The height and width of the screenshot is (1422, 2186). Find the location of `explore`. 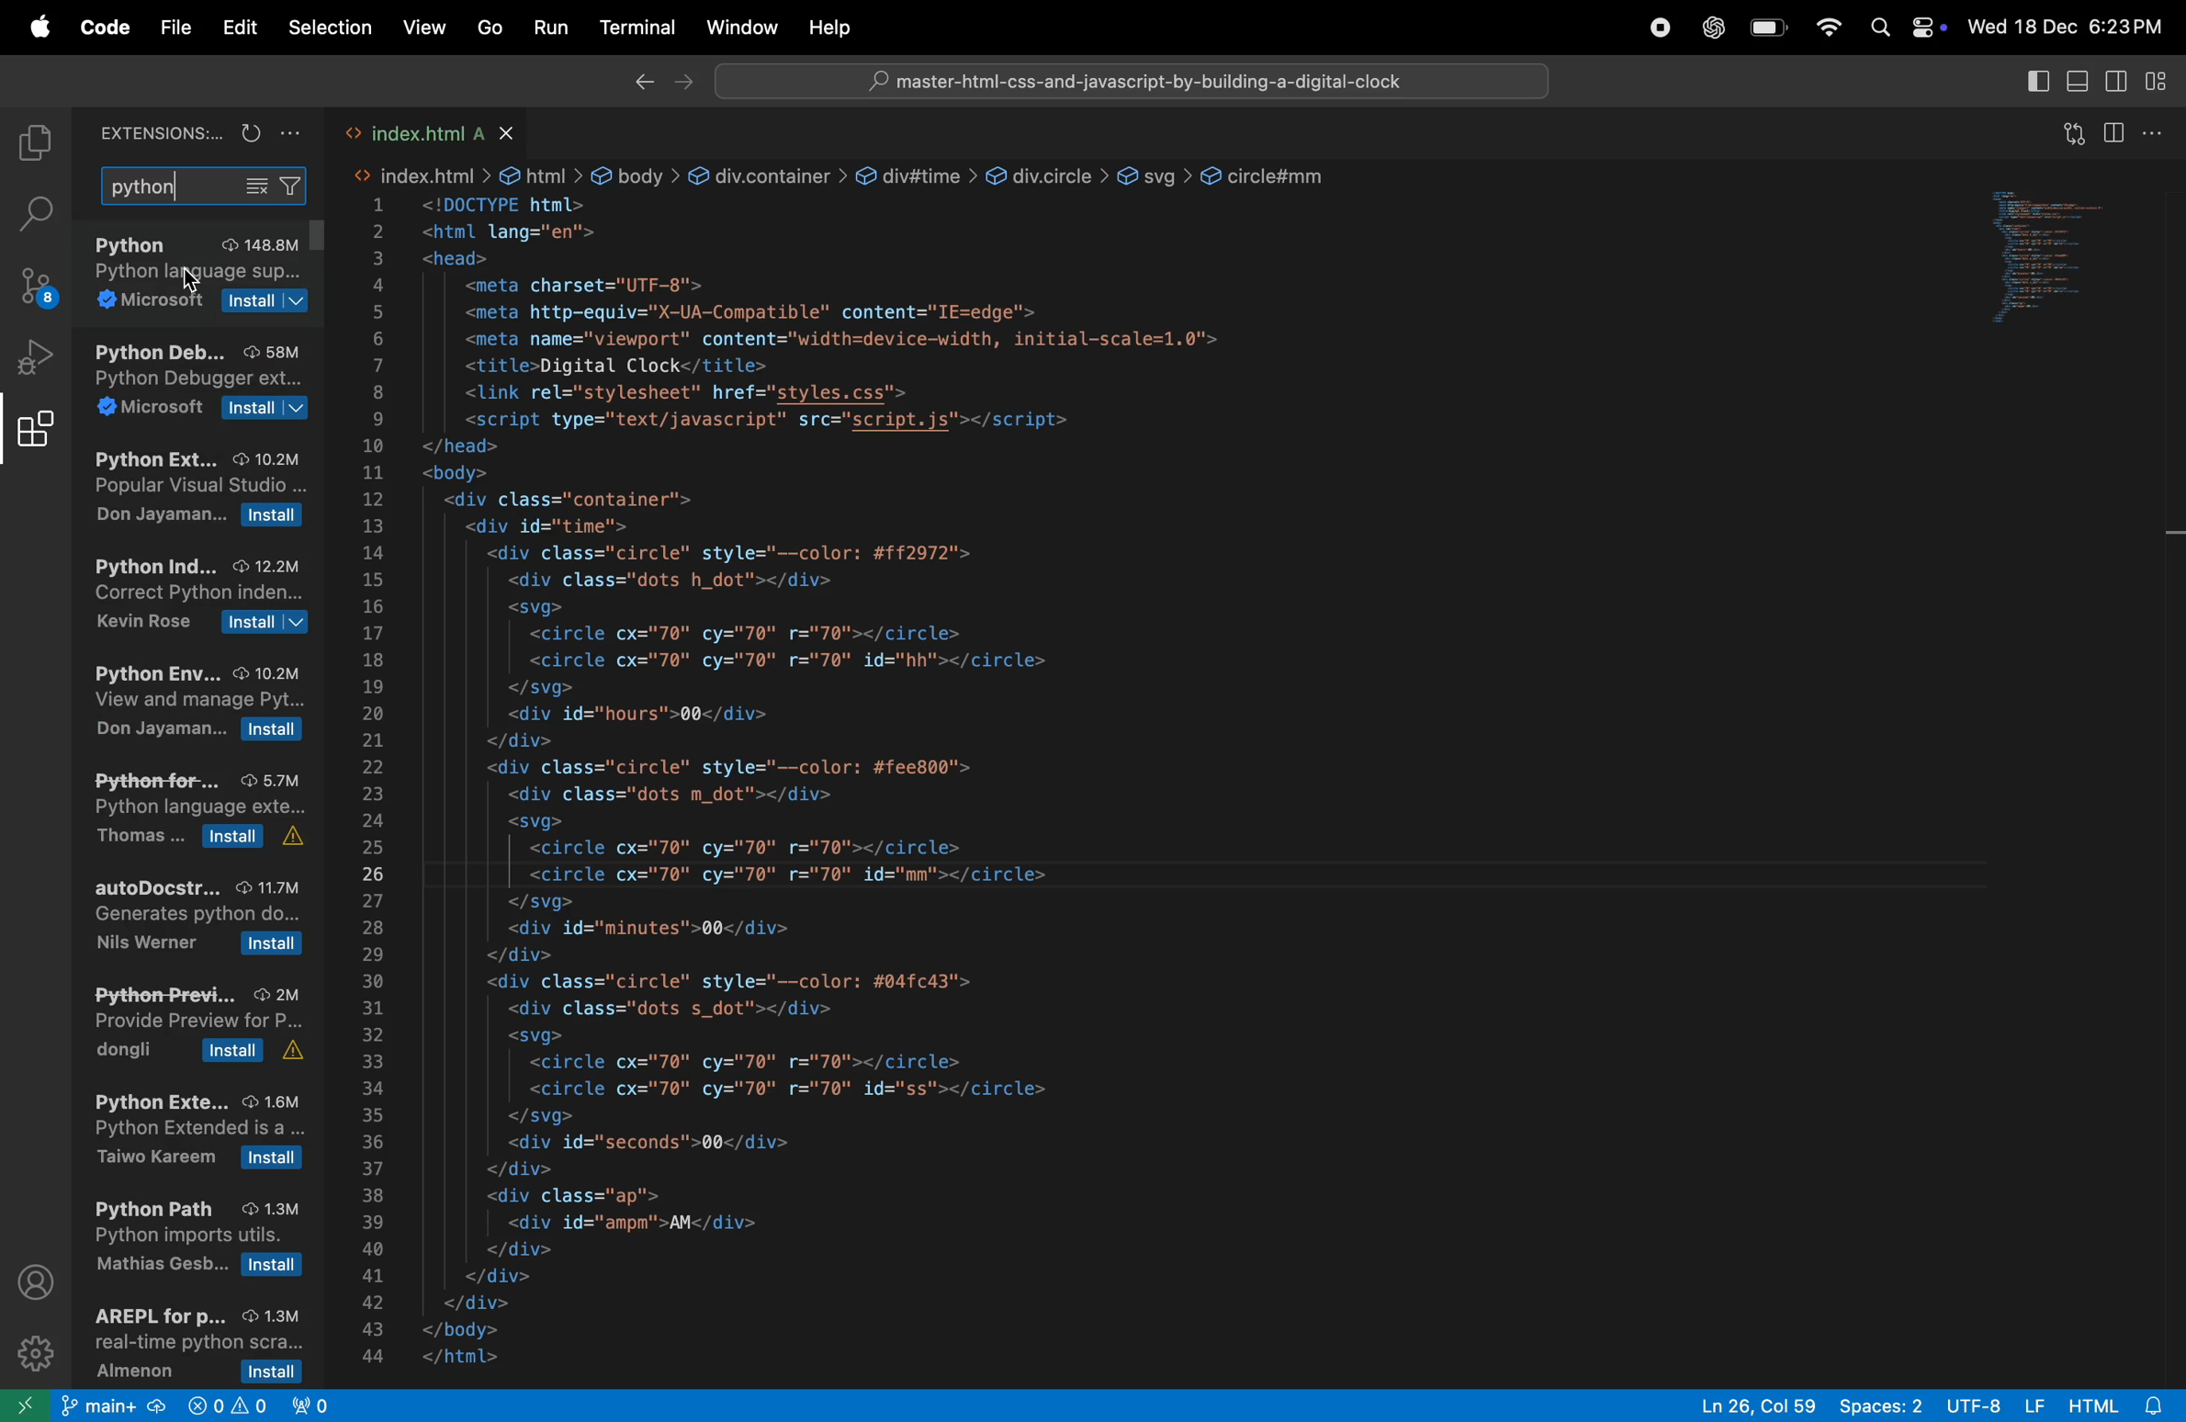

explore is located at coordinates (33, 144).